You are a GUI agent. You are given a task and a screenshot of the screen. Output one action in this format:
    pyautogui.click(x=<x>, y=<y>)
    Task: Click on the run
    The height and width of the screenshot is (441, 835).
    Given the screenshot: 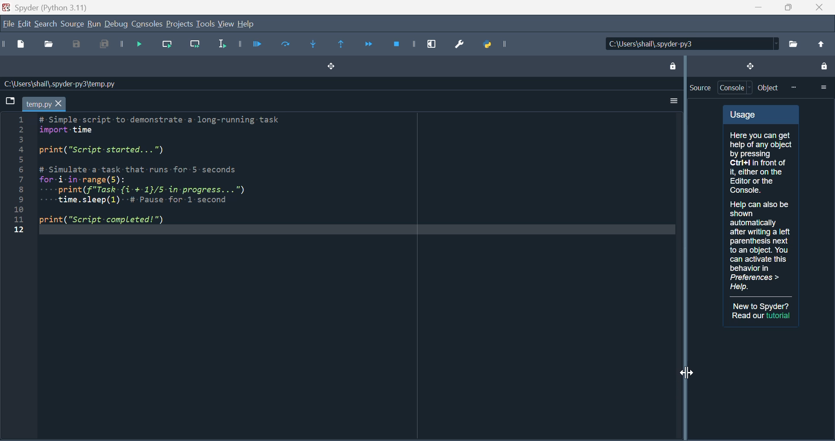 What is the action you would take?
    pyautogui.click(x=94, y=24)
    